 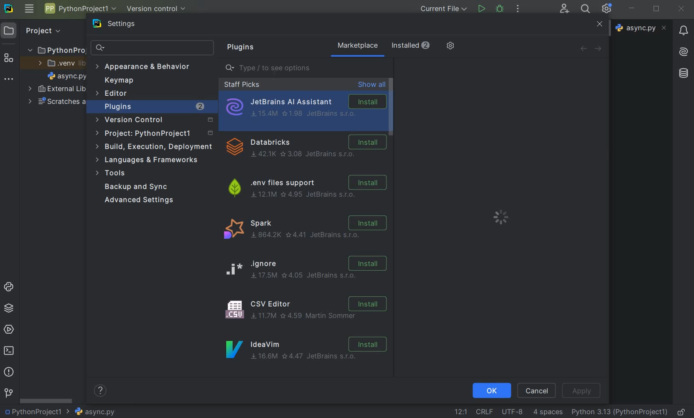 I want to click on ignore, so click(x=306, y=267).